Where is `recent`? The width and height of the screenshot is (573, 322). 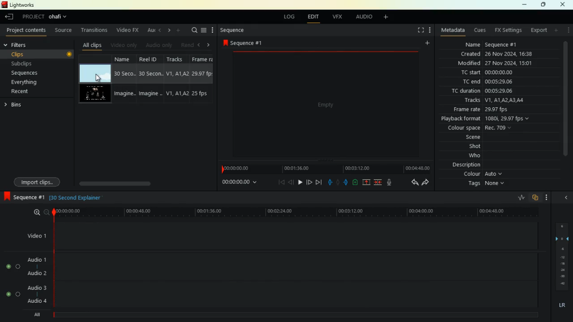 recent is located at coordinates (25, 92).